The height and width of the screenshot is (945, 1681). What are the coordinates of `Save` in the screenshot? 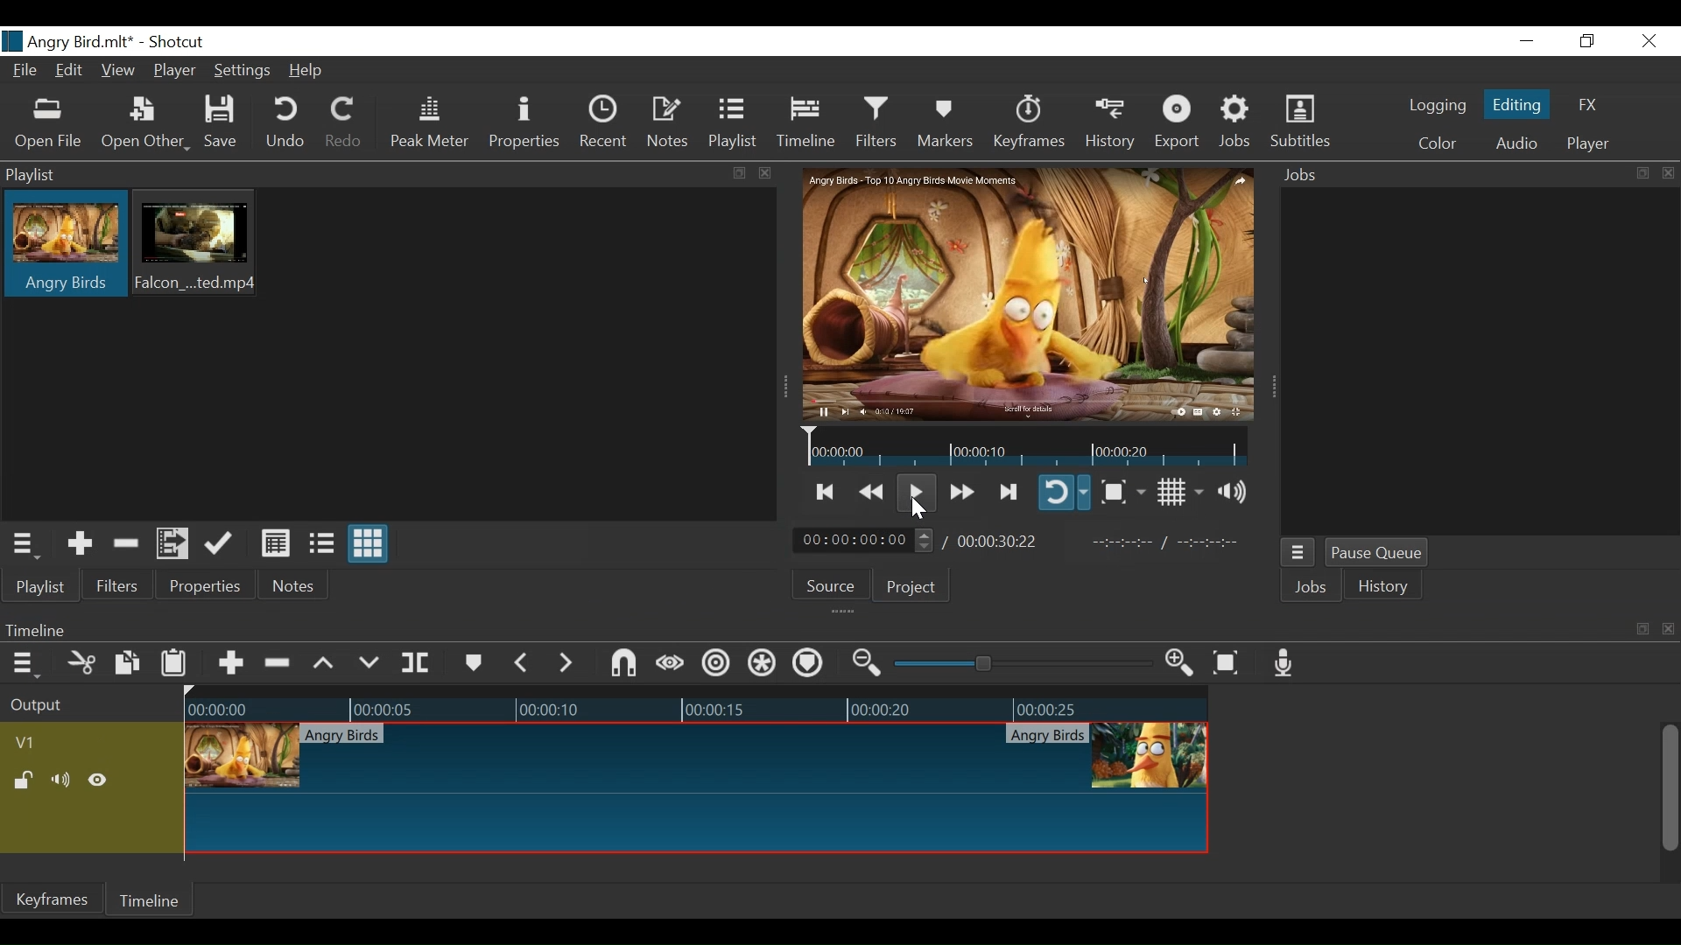 It's located at (227, 125).